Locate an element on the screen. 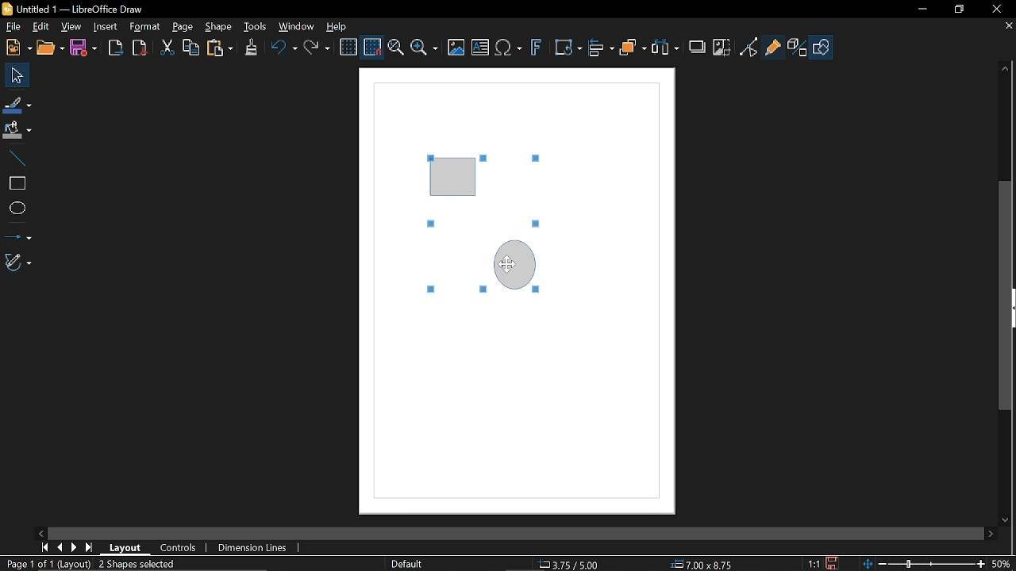  Slide master name is located at coordinates (410, 565).